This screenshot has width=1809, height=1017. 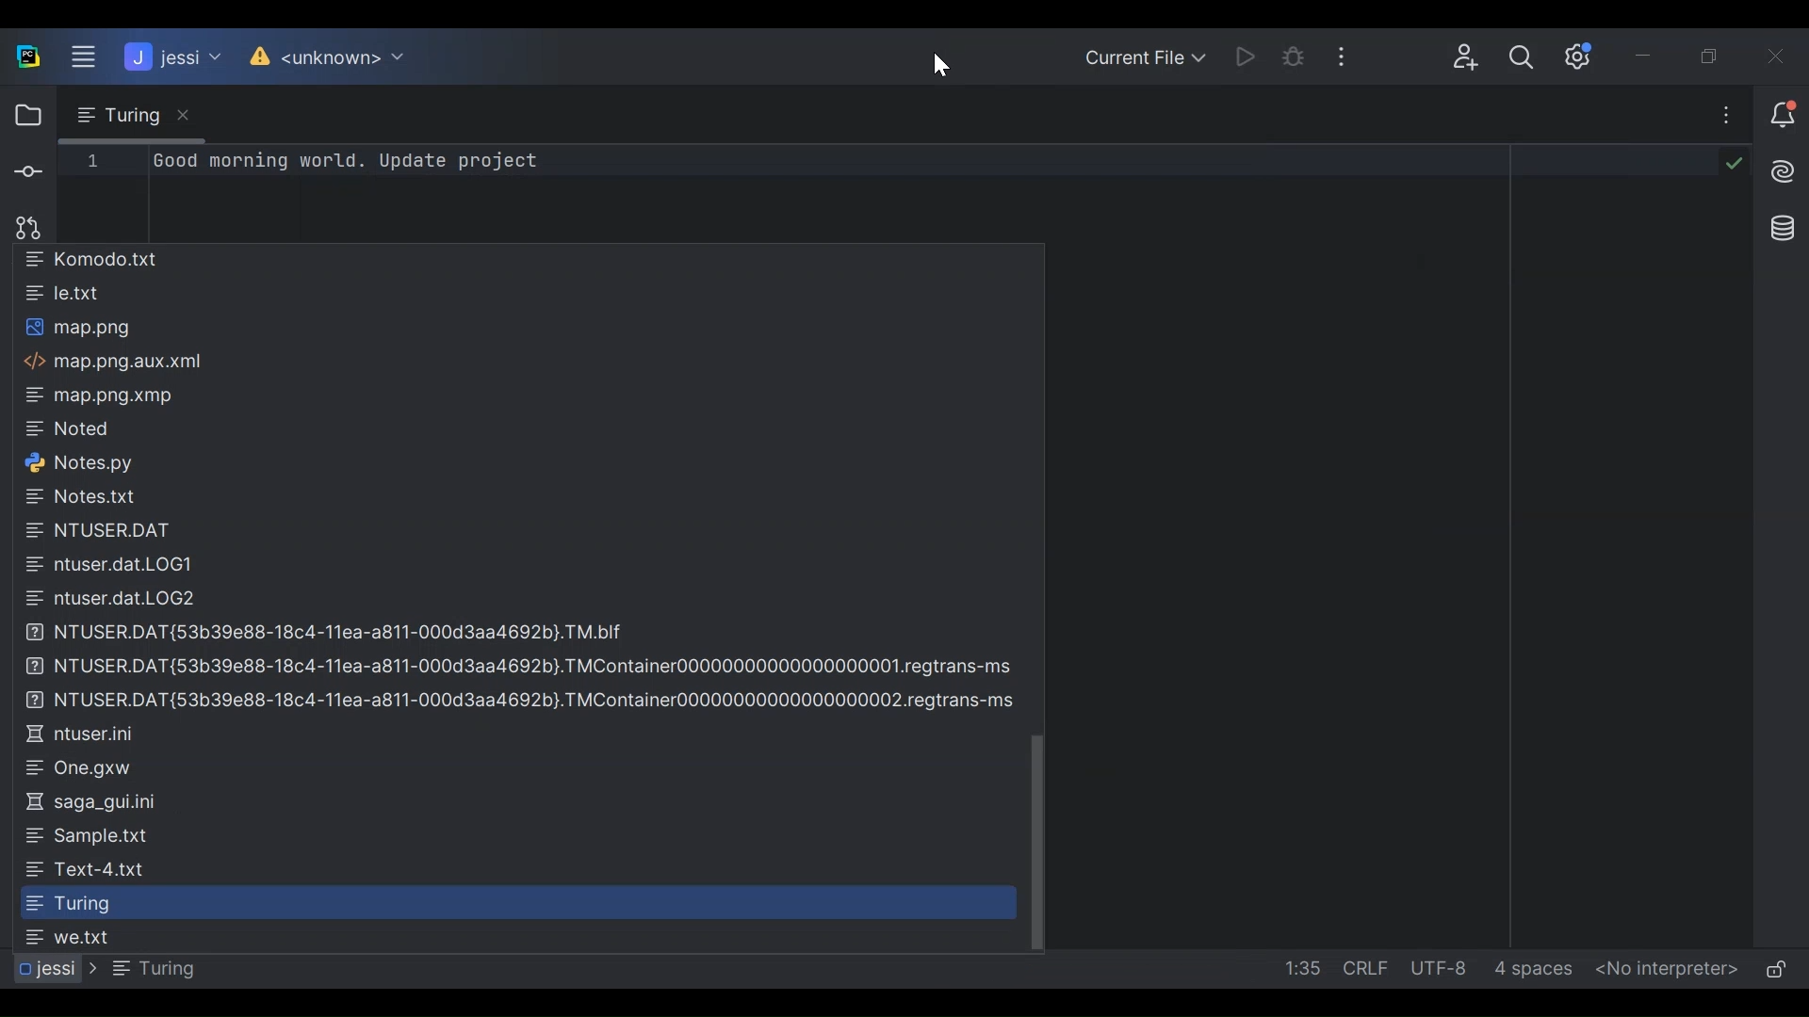 What do you see at coordinates (1039, 835) in the screenshot?
I see `scroll bar` at bounding box center [1039, 835].